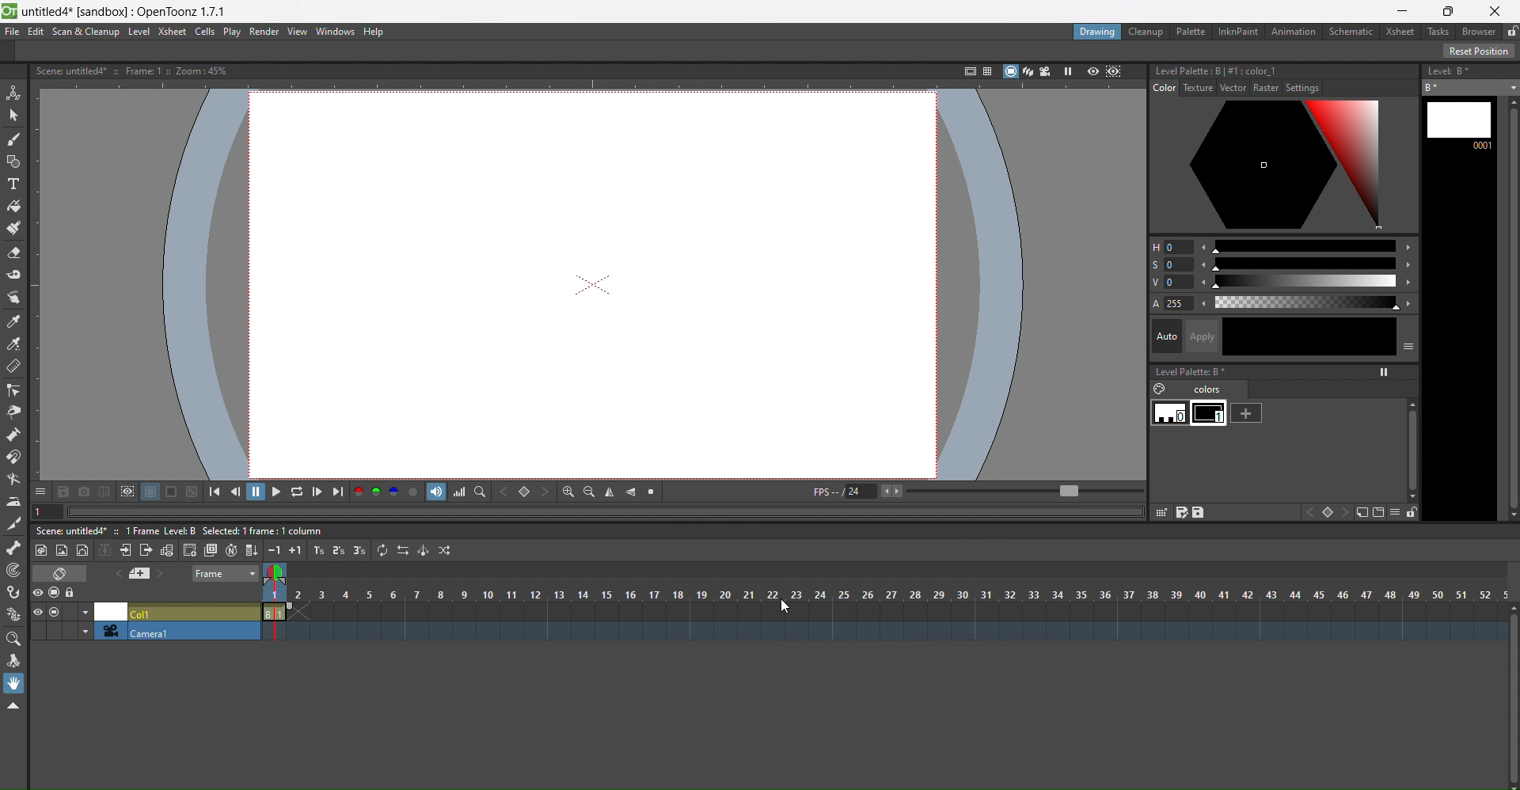  Describe the element at coordinates (1438, 32) in the screenshot. I see `tasks` at that location.